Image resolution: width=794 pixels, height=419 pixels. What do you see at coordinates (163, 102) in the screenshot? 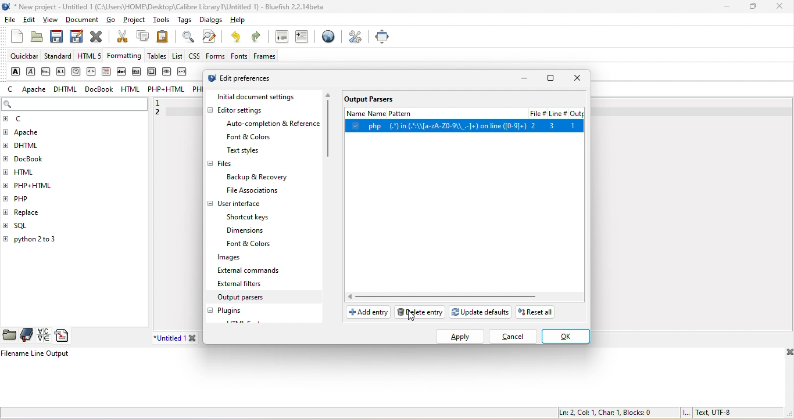
I see `1` at bounding box center [163, 102].